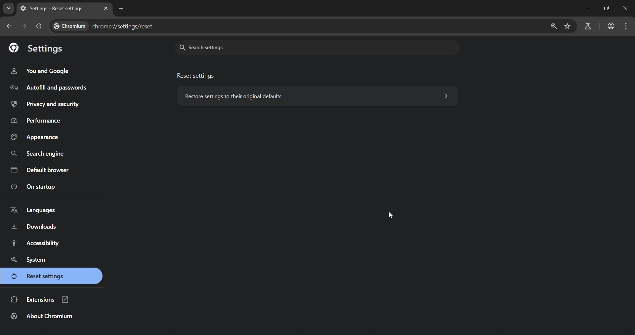 This screenshot has height=335, width=635. What do you see at coordinates (53, 8) in the screenshot?
I see `settings - reset settings` at bounding box center [53, 8].